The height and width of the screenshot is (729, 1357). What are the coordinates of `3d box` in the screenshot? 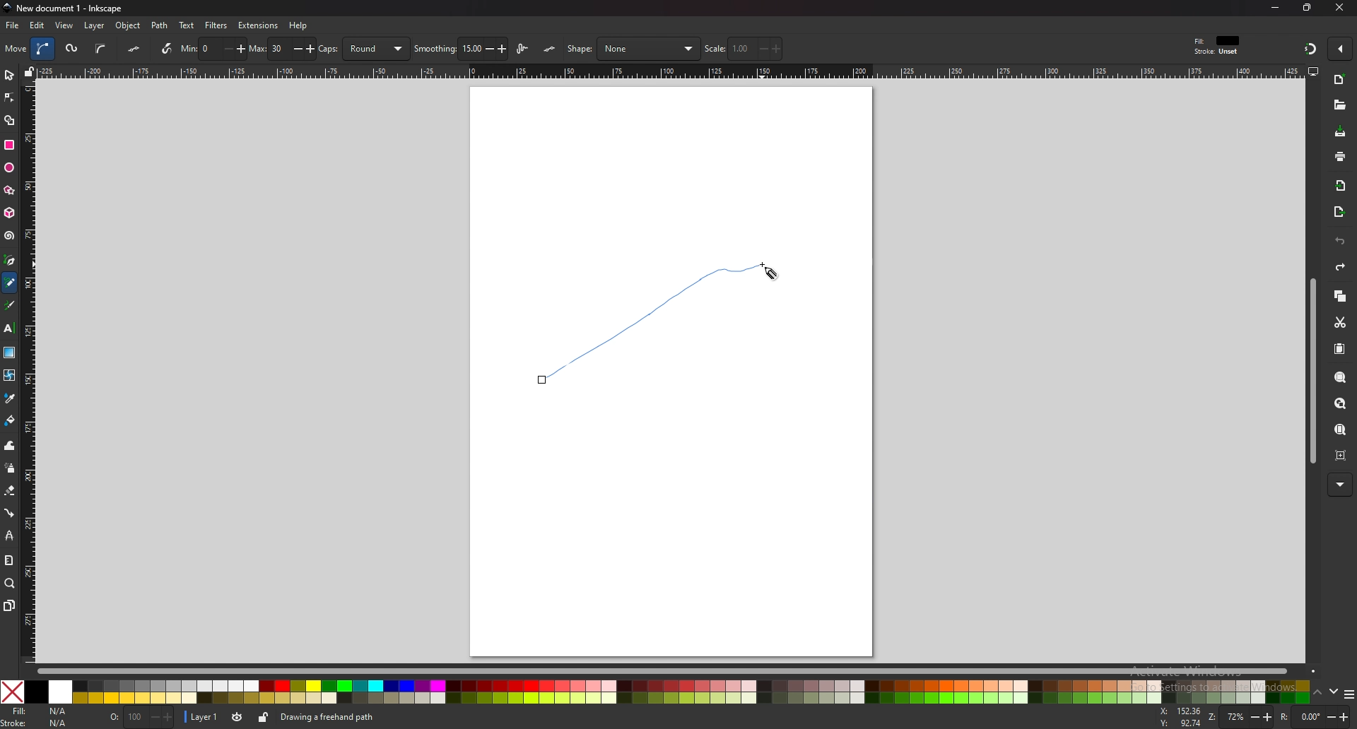 It's located at (9, 213).